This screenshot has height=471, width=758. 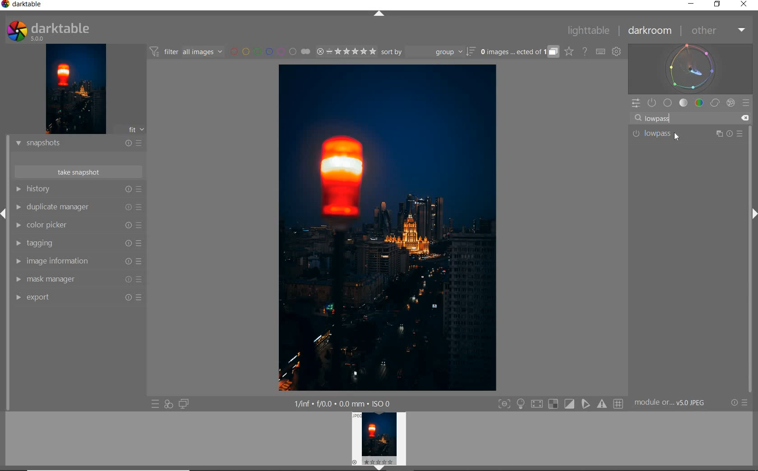 What do you see at coordinates (61, 190) in the screenshot?
I see `HISTORY` at bounding box center [61, 190].